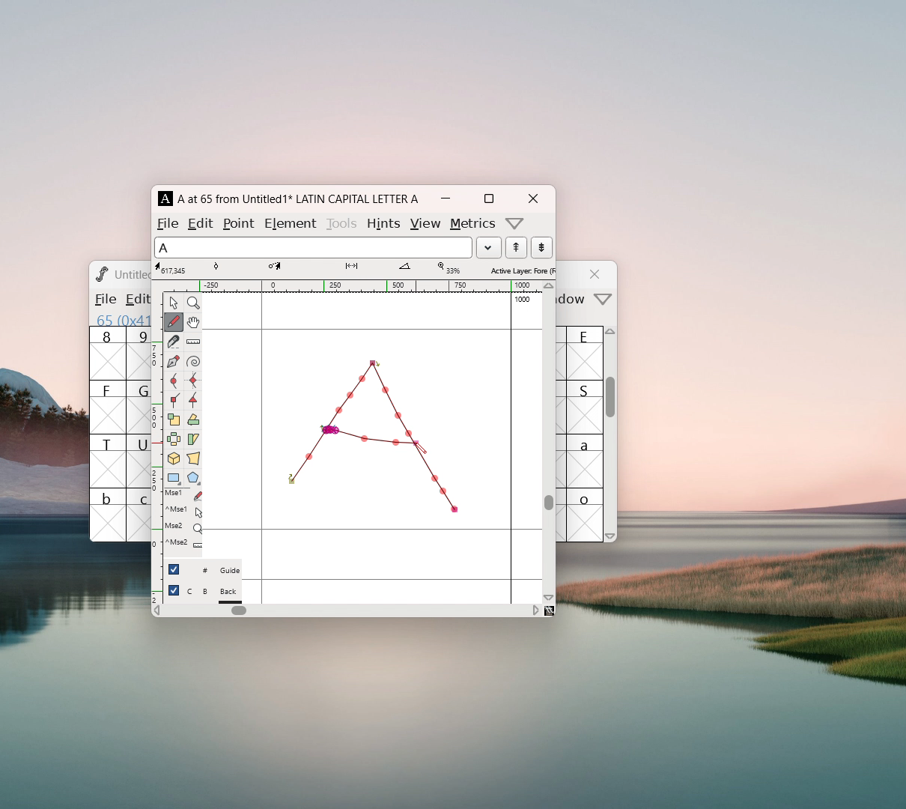 This screenshot has width=906, height=809. I want to click on add a tangent point, so click(192, 400).